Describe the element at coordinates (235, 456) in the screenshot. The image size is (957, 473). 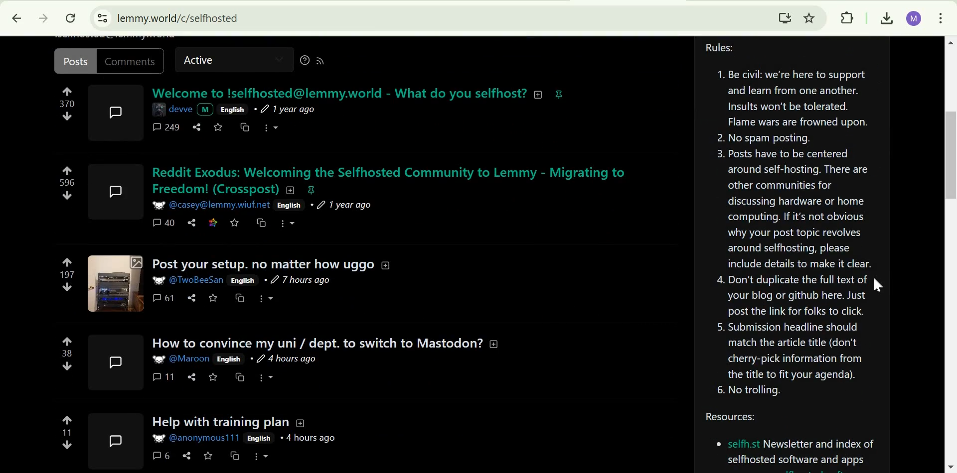
I see `cross-post` at that location.